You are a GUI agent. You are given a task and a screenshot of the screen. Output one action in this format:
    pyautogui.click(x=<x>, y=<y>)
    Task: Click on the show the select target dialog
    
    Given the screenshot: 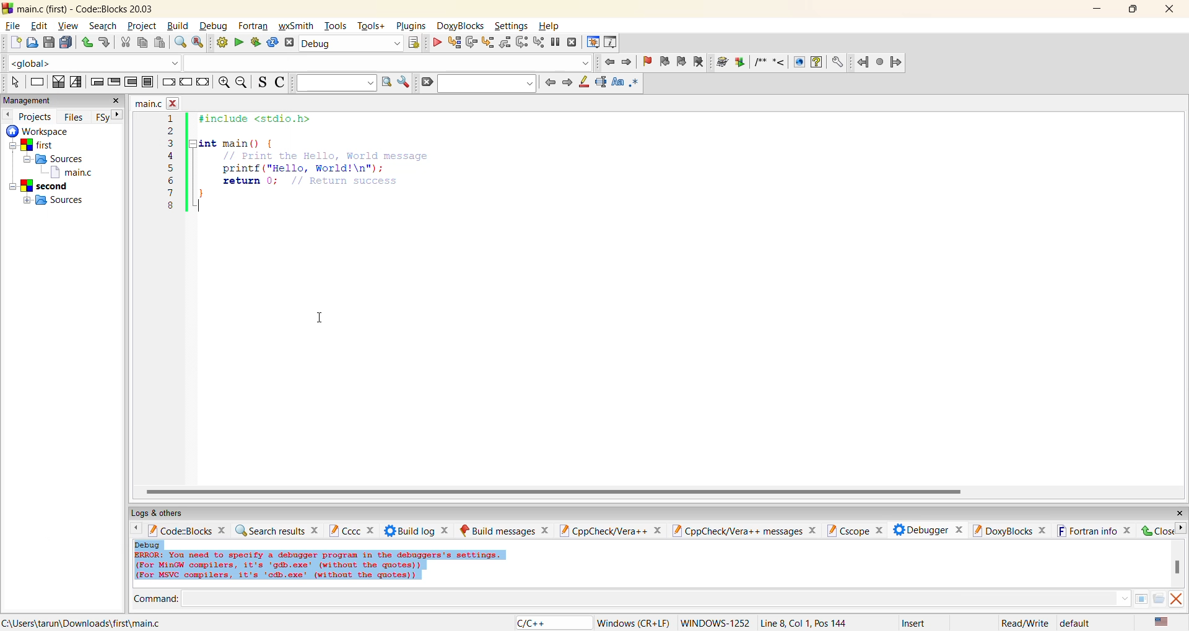 What is the action you would take?
    pyautogui.click(x=414, y=45)
    